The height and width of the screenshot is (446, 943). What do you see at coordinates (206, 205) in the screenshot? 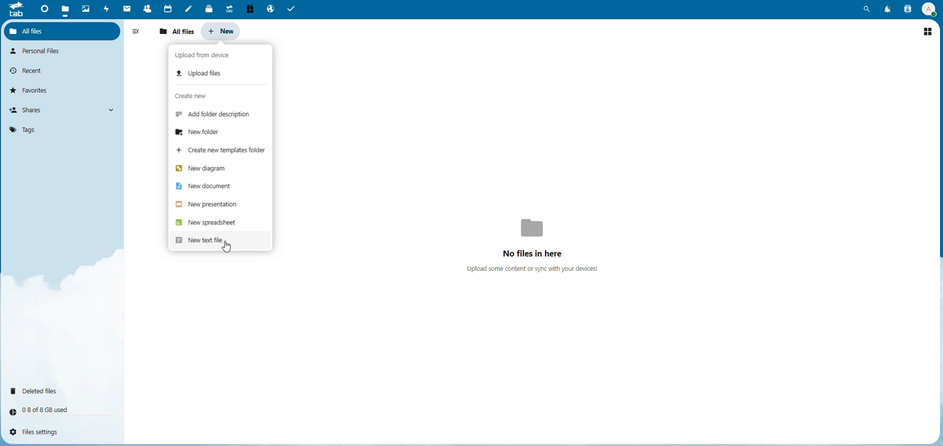
I see `presentation` at bounding box center [206, 205].